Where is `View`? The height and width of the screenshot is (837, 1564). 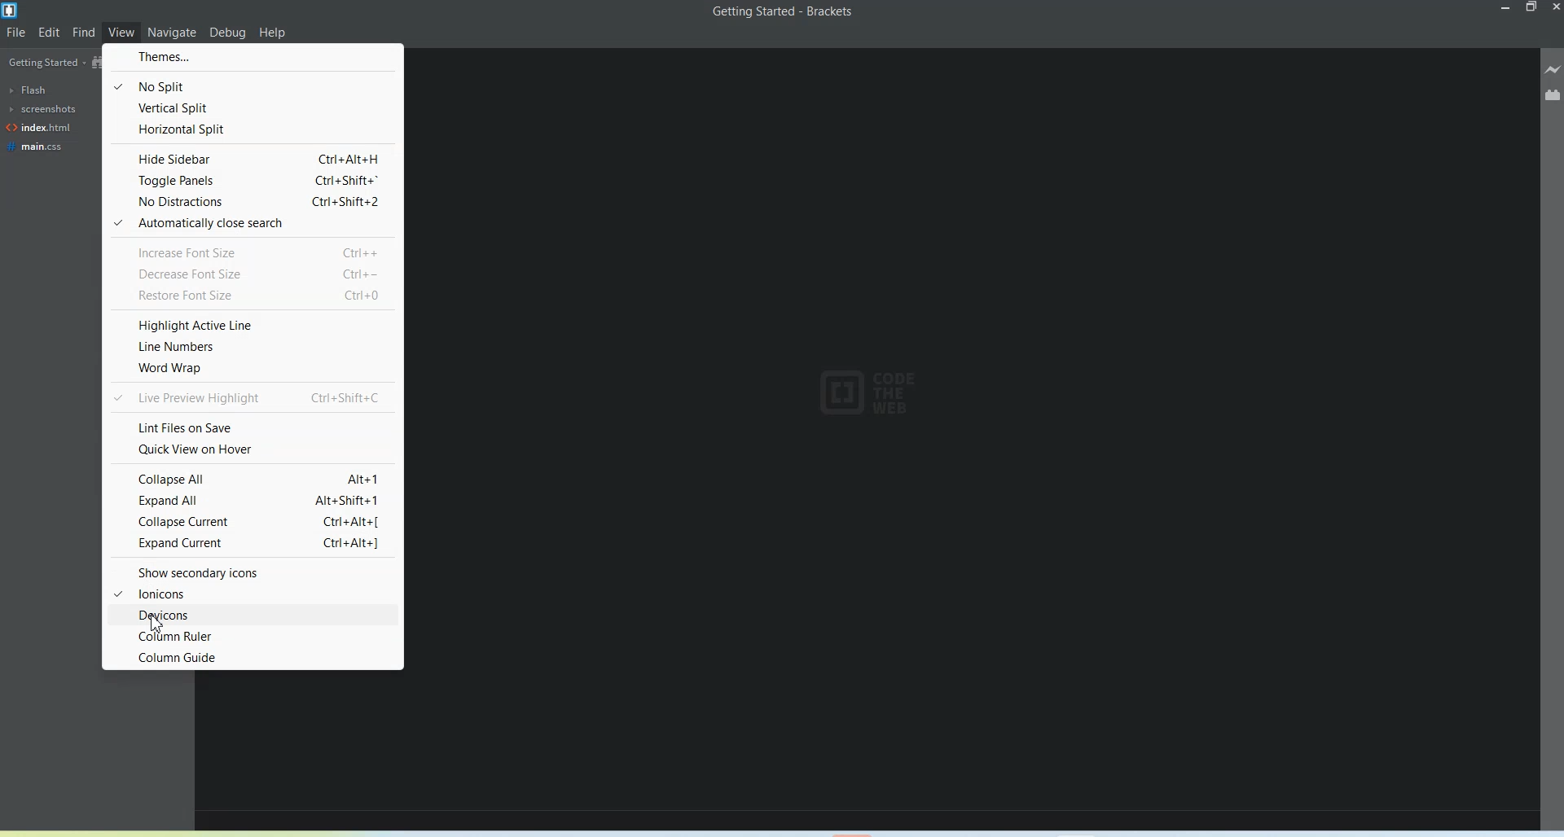
View is located at coordinates (123, 33).